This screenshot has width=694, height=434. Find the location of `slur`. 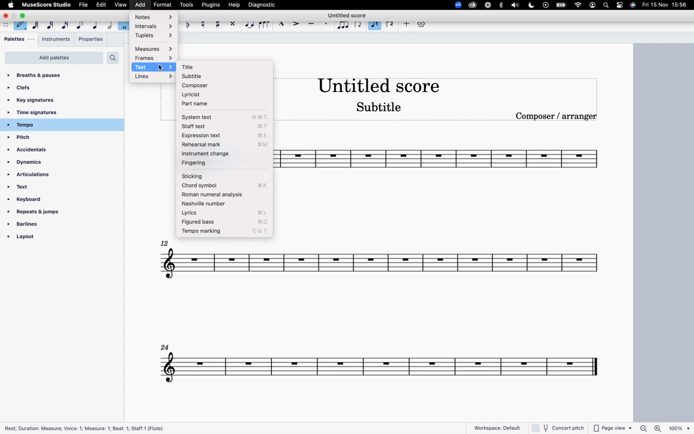

slur is located at coordinates (264, 24).